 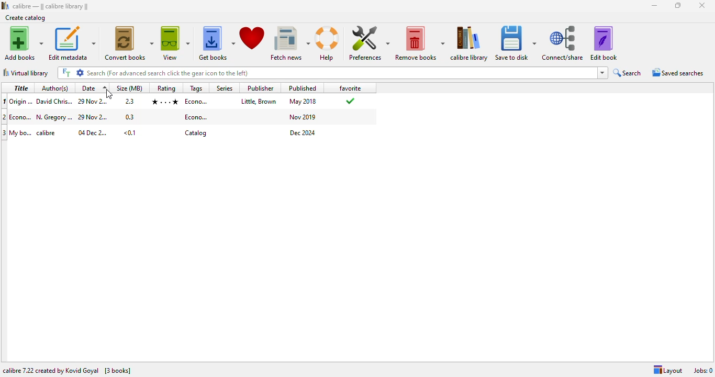 What do you see at coordinates (655, 6) in the screenshot?
I see `minimize` at bounding box center [655, 6].